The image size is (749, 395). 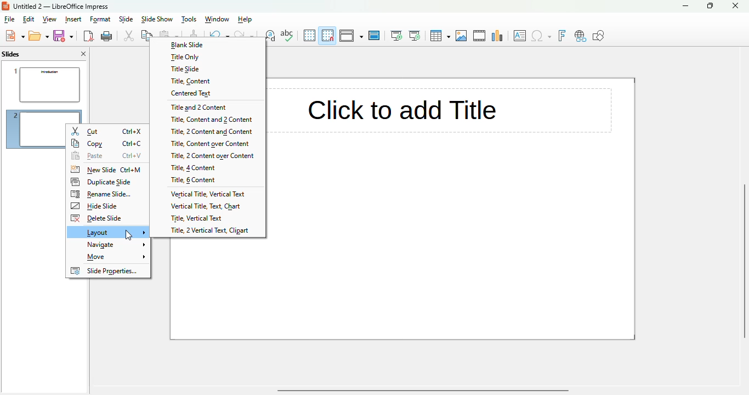 What do you see at coordinates (208, 132) in the screenshot?
I see `title, 2 content and content` at bounding box center [208, 132].